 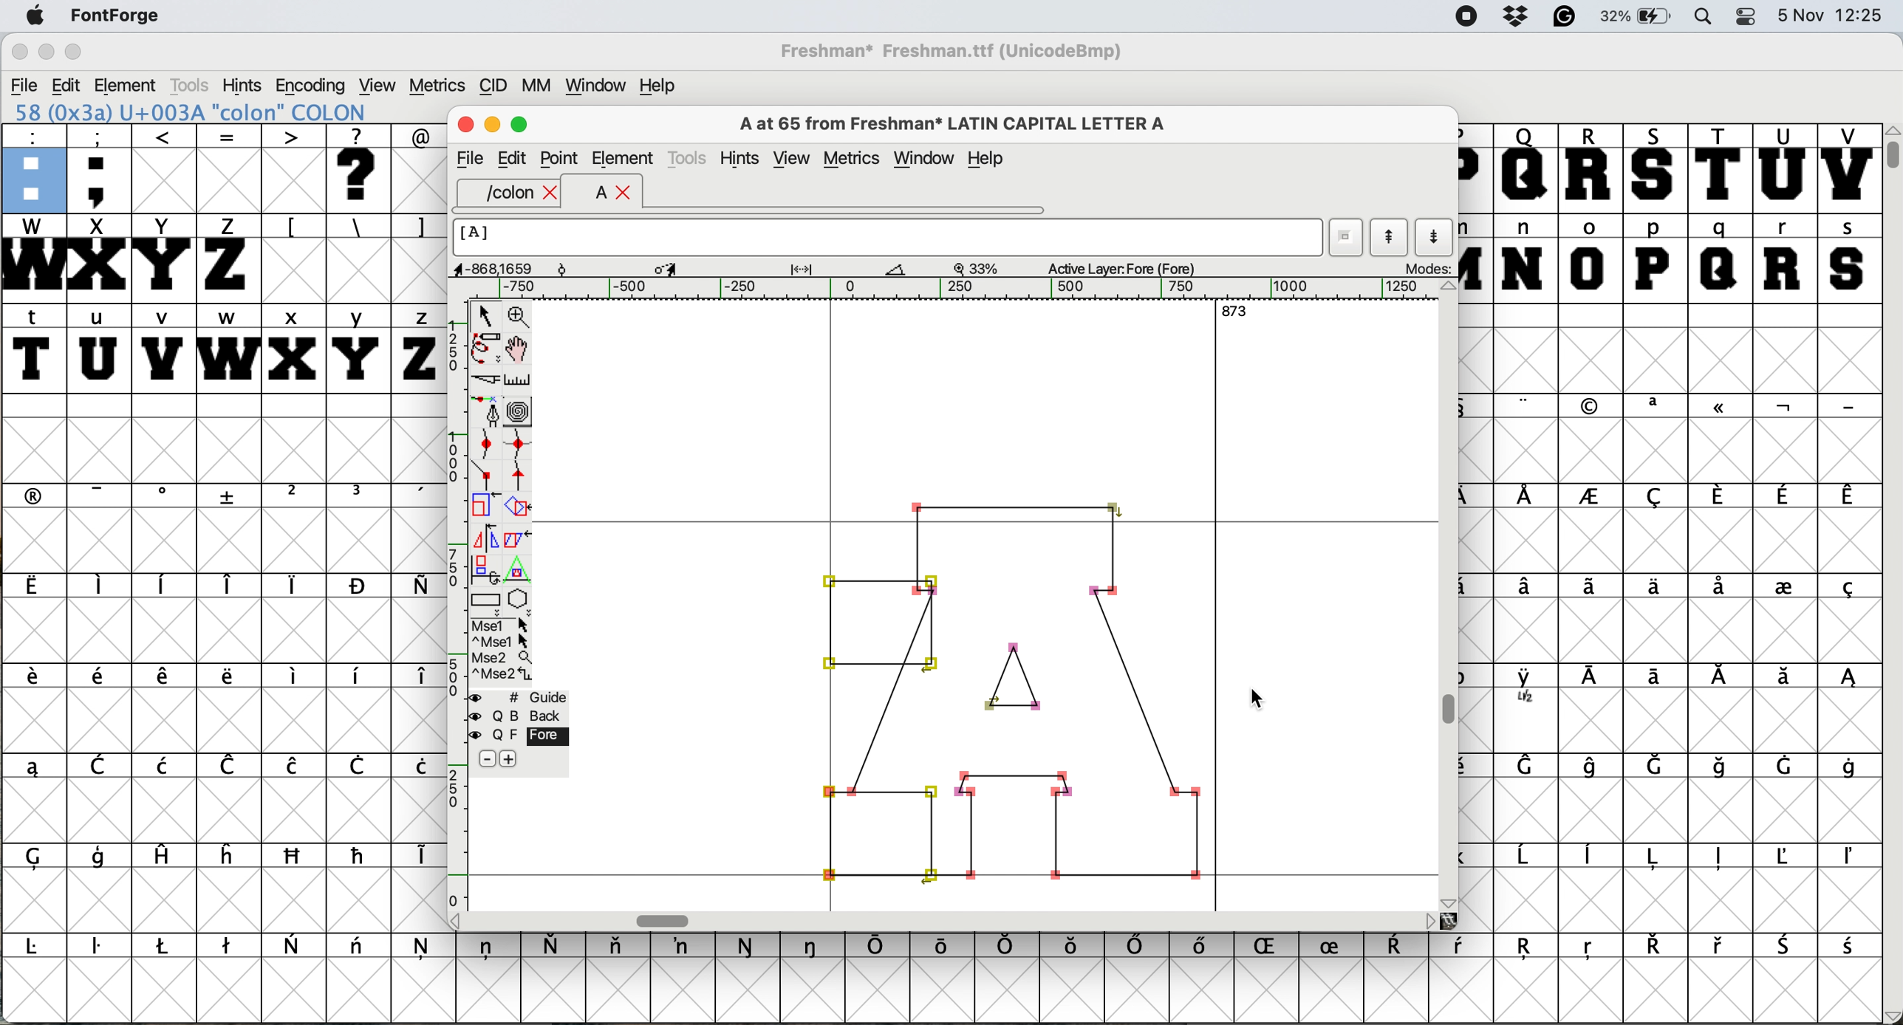 I want to click on symbol, so click(x=1783, y=407).